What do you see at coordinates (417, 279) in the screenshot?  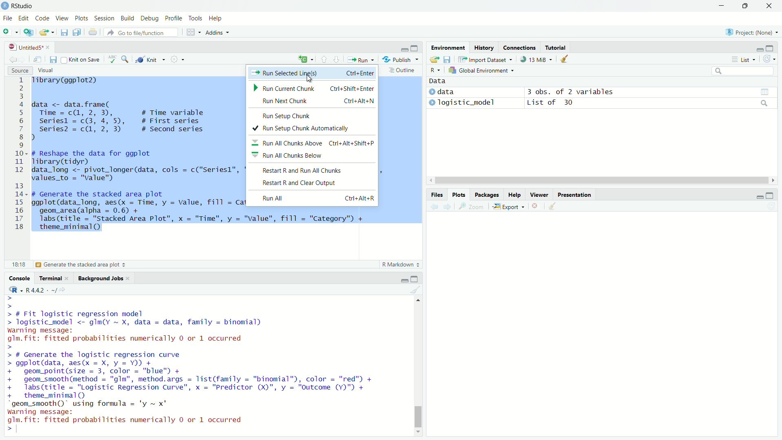 I see `maximise` at bounding box center [417, 279].